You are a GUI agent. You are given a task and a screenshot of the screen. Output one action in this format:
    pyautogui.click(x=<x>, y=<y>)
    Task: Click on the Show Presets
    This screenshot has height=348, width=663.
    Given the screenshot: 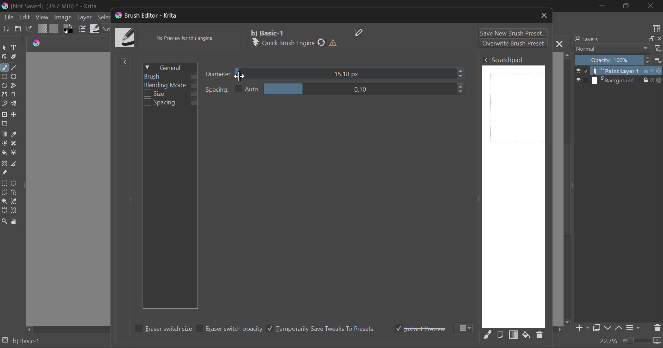 What is the action you would take?
    pyautogui.click(x=124, y=62)
    